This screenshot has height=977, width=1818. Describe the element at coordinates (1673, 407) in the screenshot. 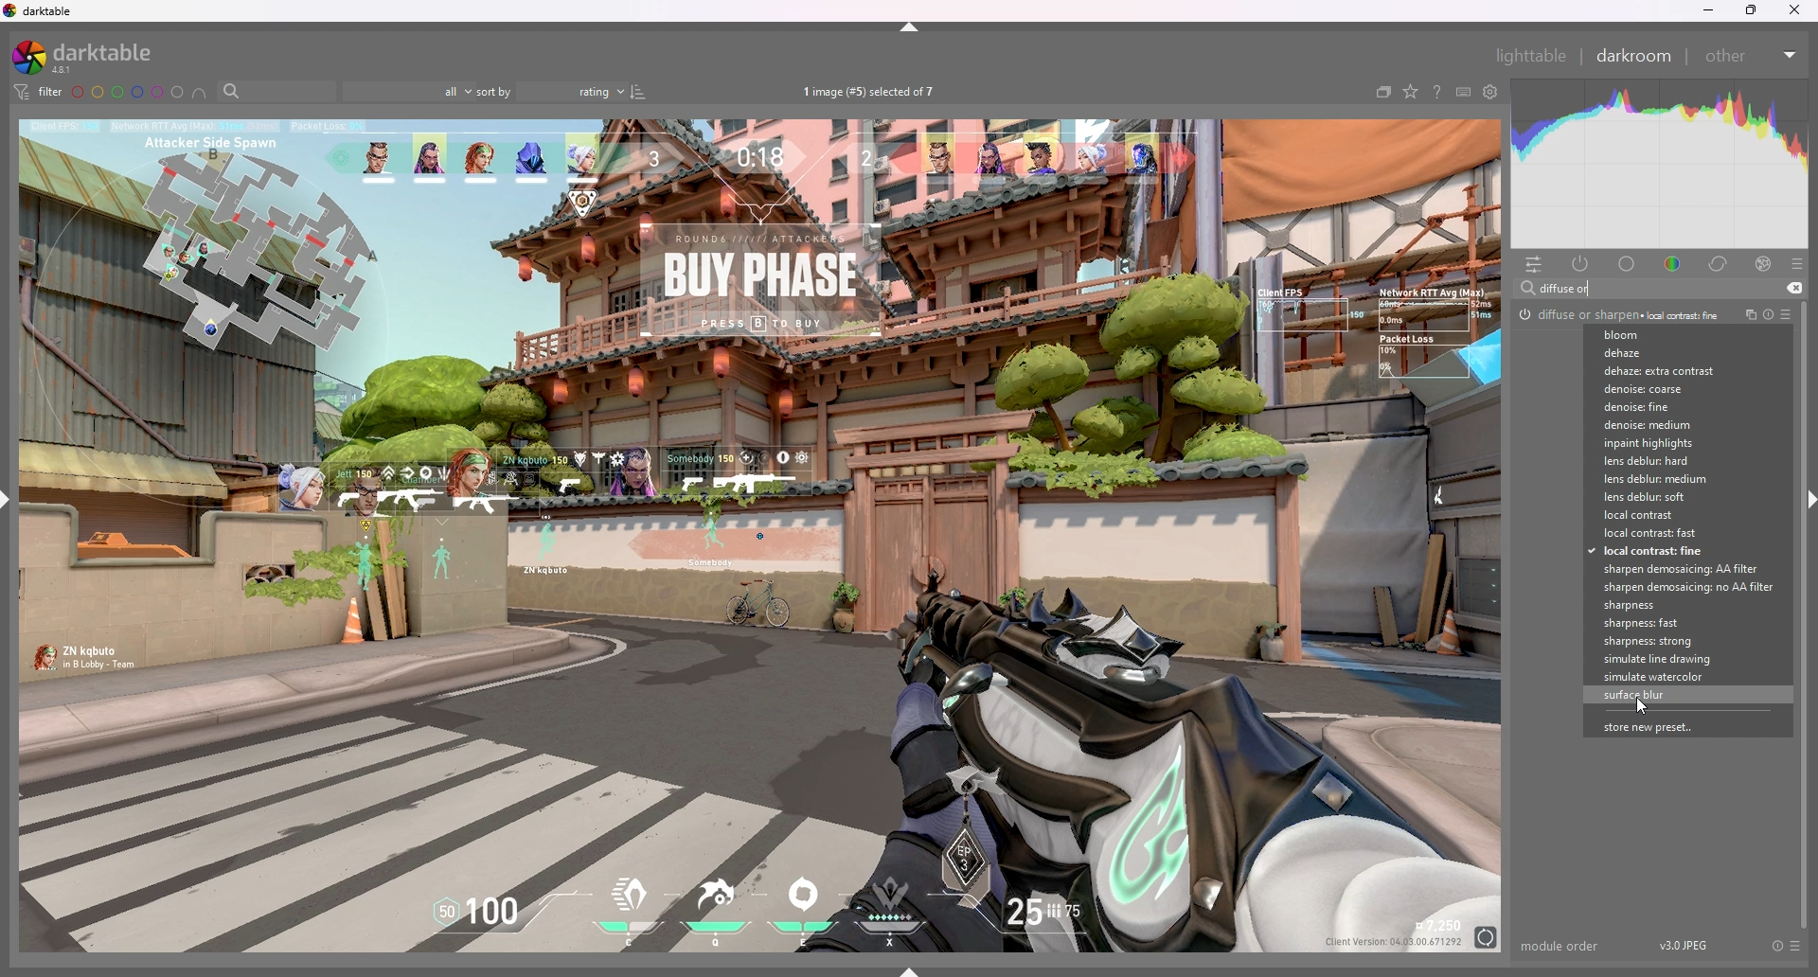

I see `denoise fine` at that location.